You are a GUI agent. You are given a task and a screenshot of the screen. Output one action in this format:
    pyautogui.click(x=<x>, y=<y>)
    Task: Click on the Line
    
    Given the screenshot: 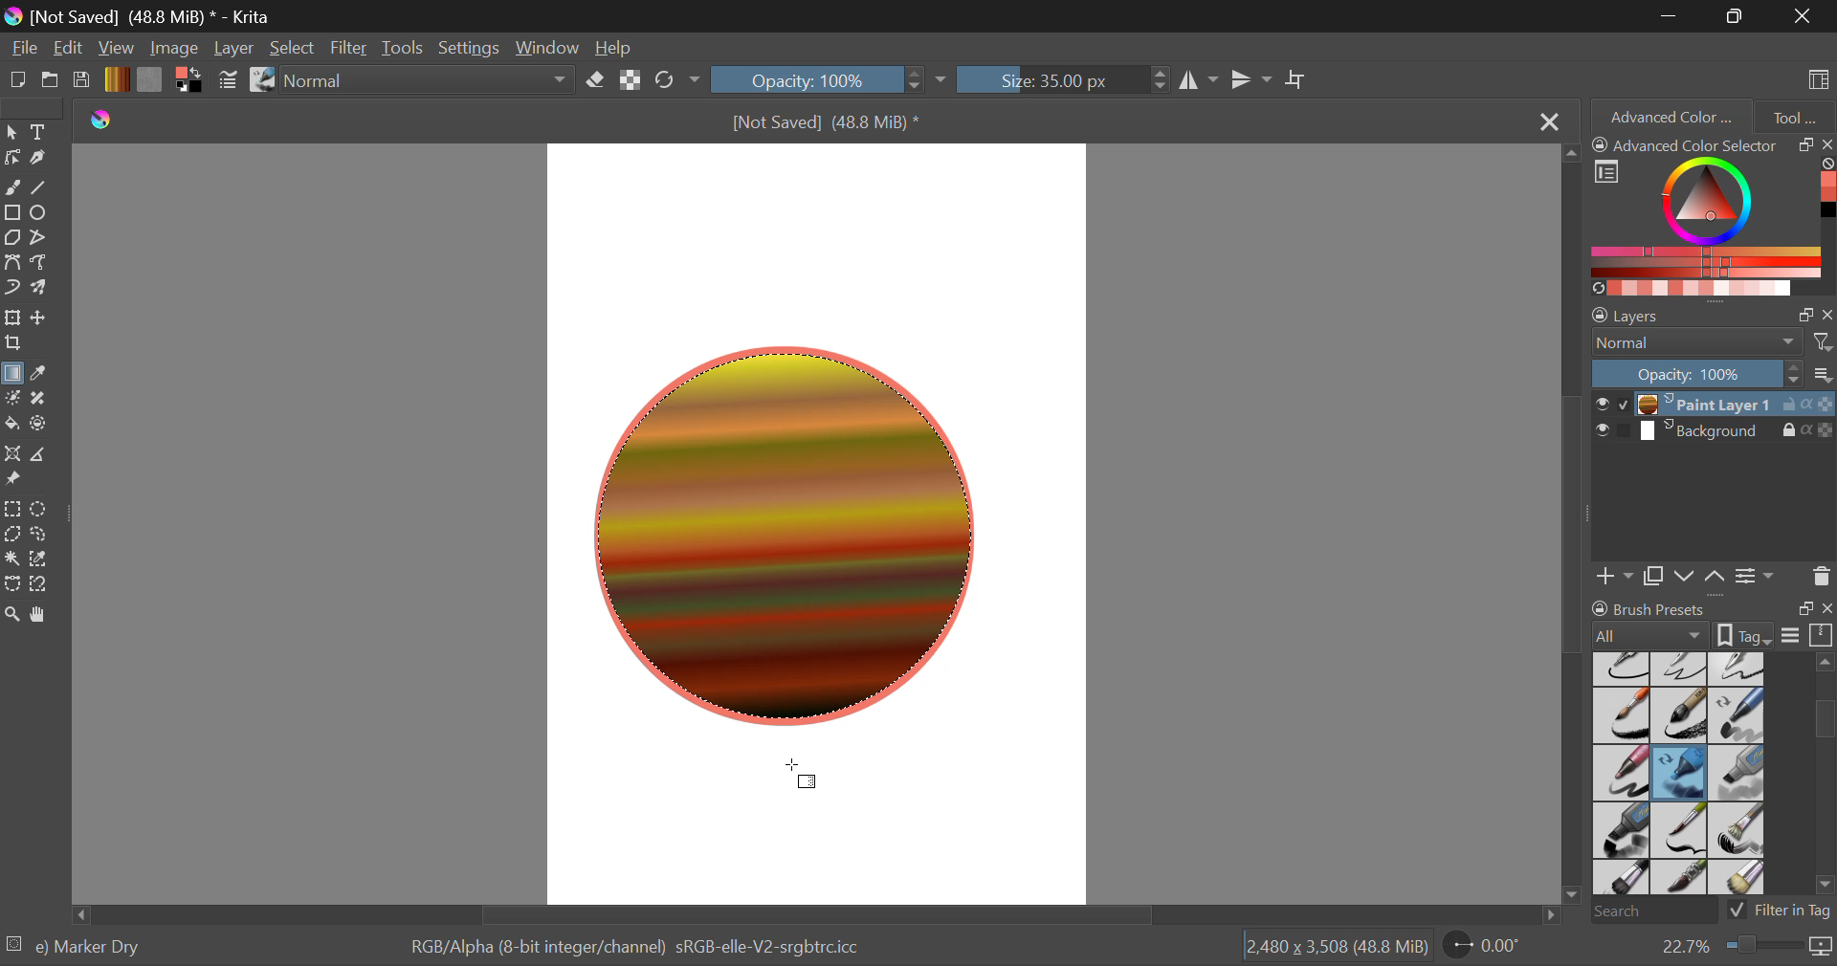 What is the action you would take?
    pyautogui.click(x=42, y=189)
    